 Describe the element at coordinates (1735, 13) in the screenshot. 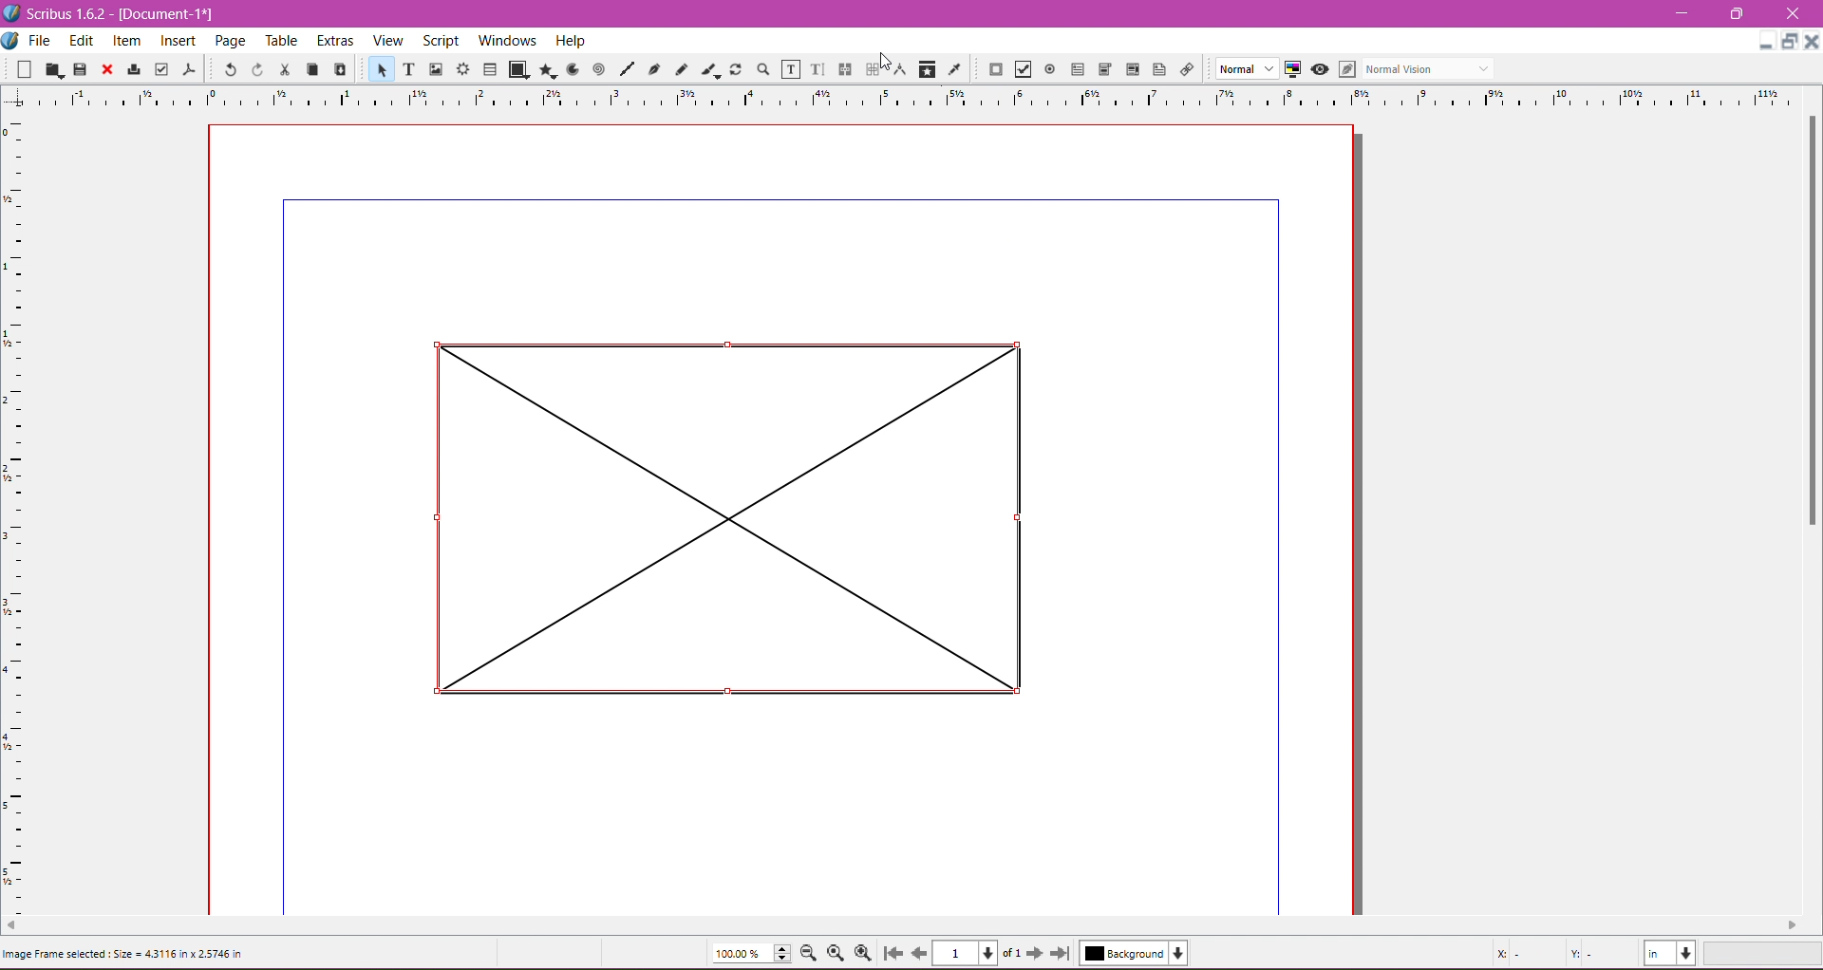

I see `Restore Down` at that location.